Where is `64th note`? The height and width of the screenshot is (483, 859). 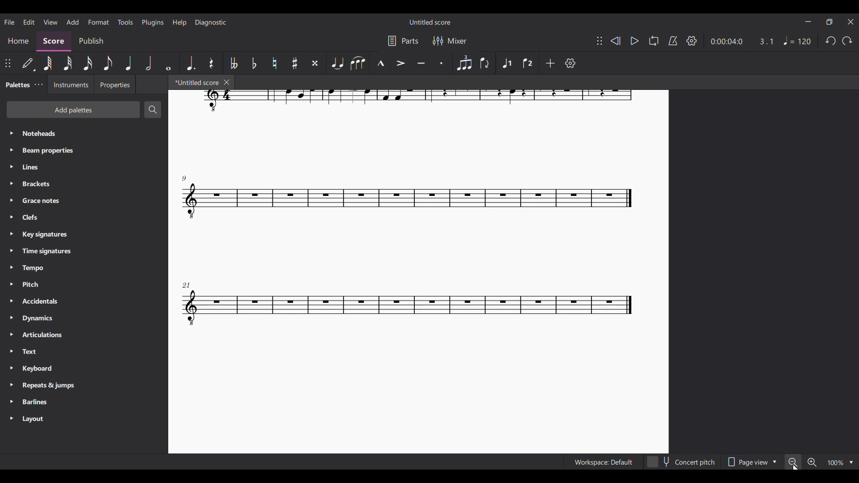
64th note is located at coordinates (48, 63).